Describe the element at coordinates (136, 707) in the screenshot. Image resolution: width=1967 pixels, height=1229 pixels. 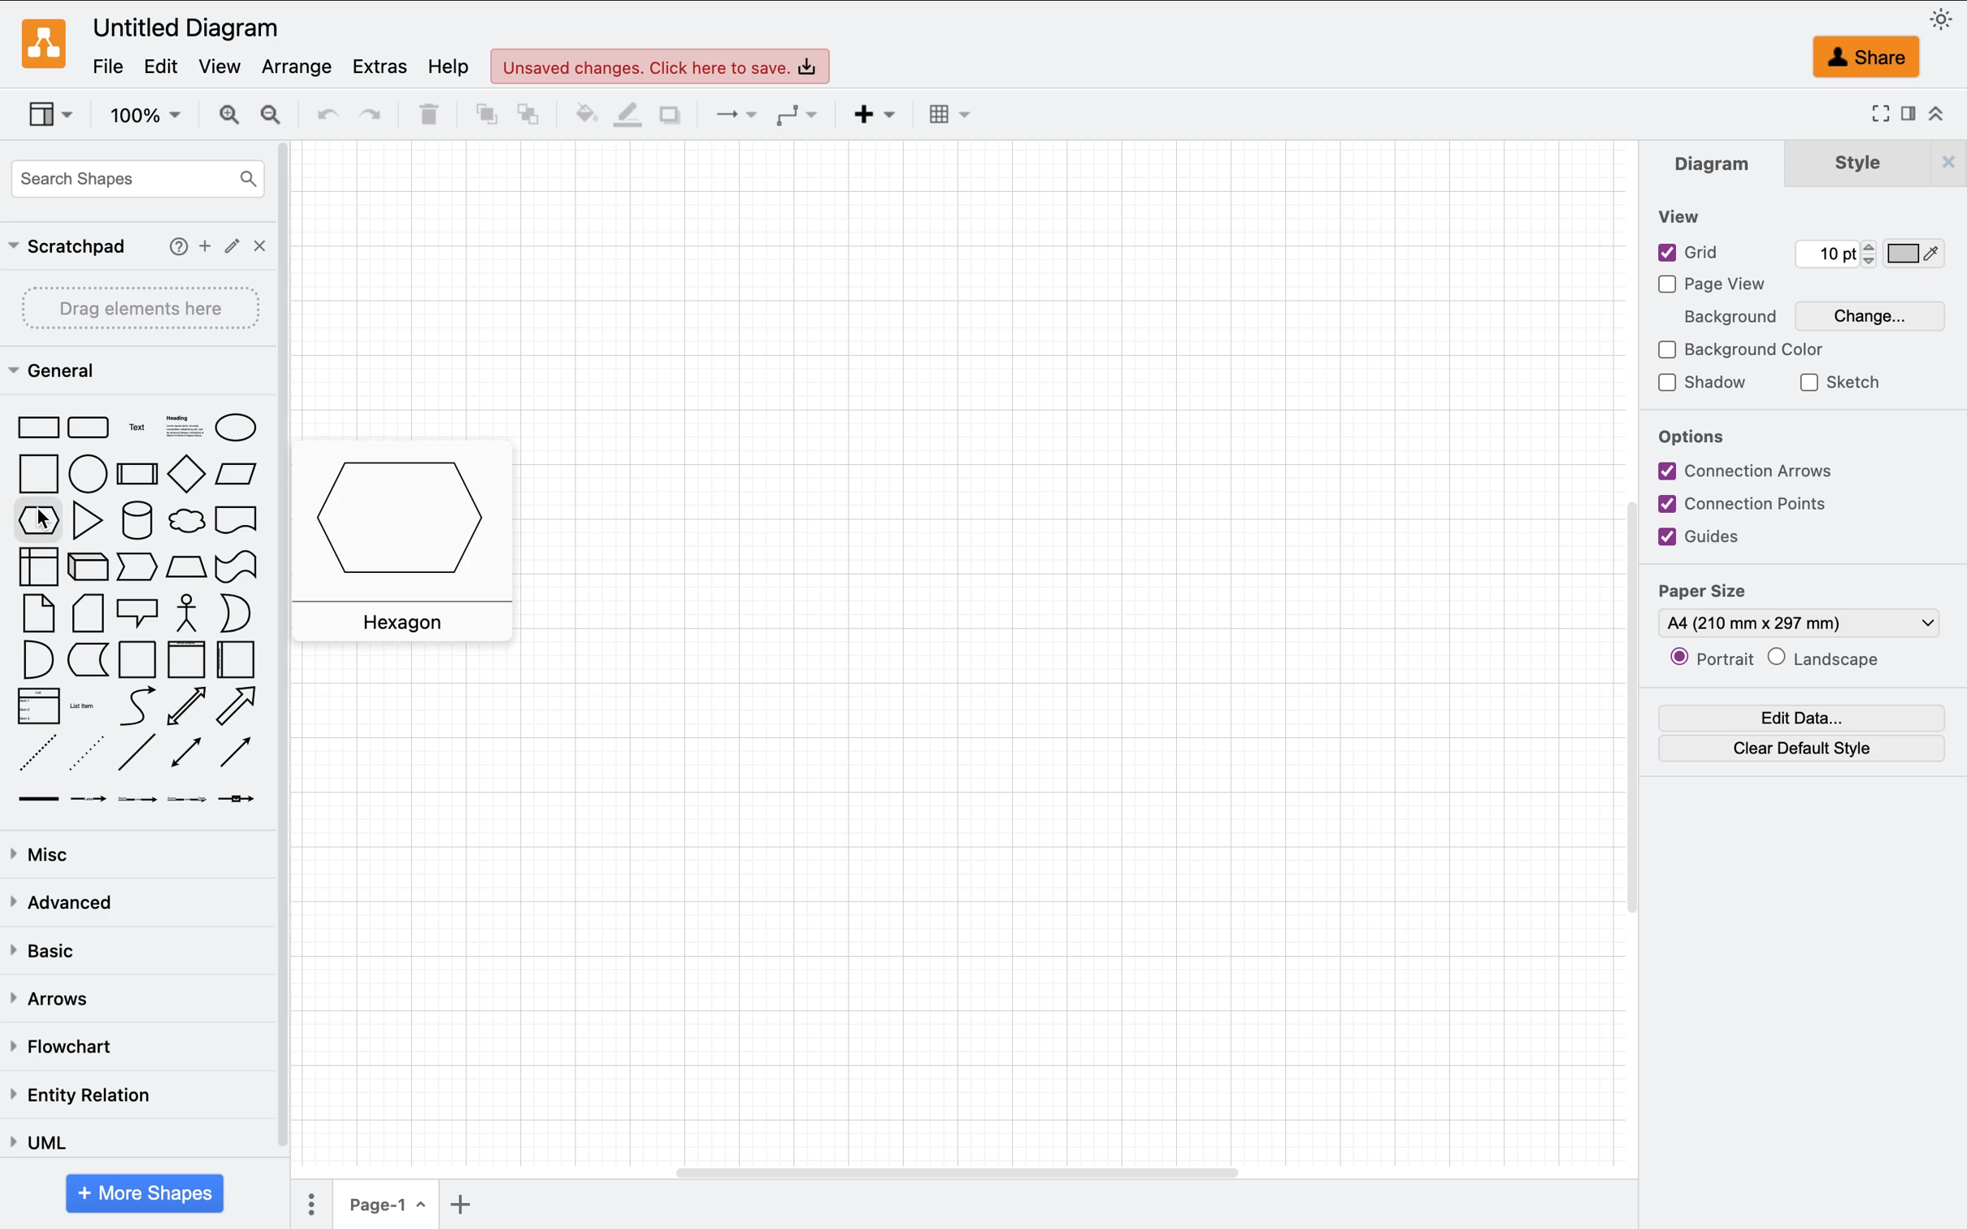
I see `curve` at that location.